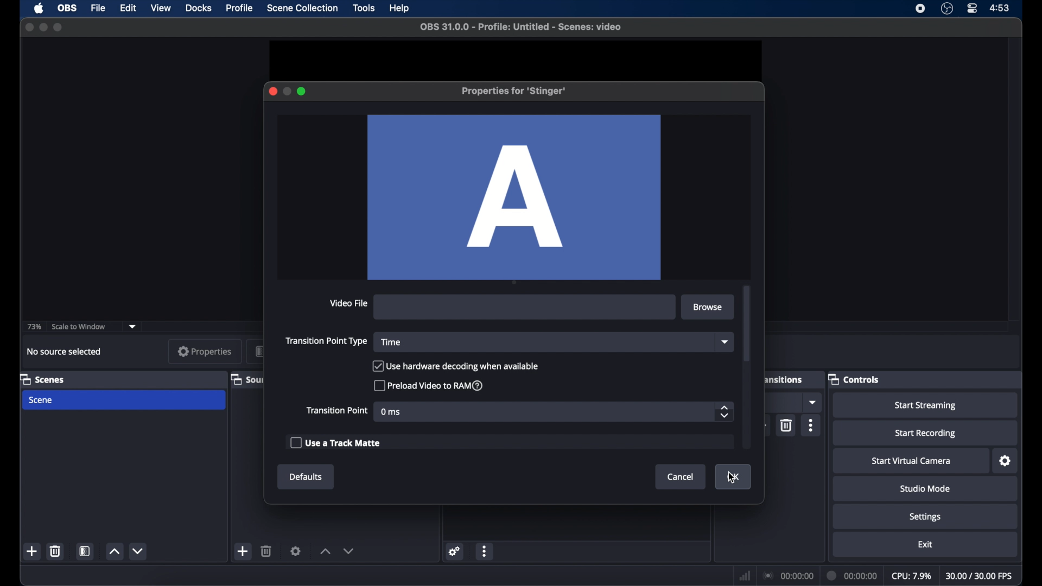 The image size is (1042, 586). I want to click on settings, so click(455, 551).